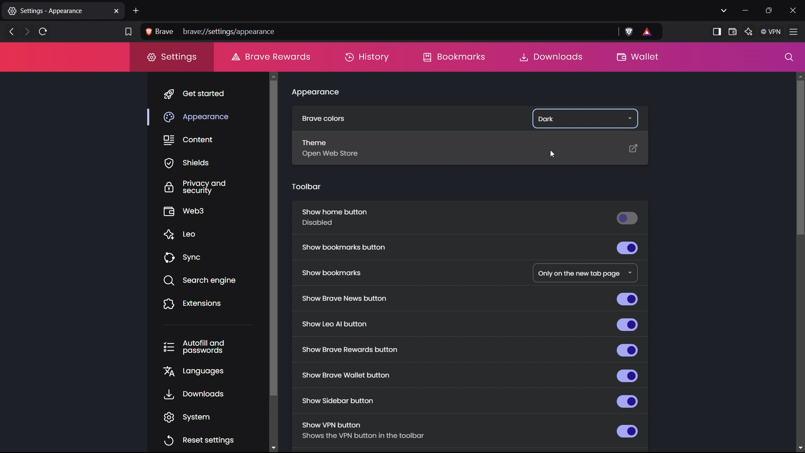 The image size is (805, 453). What do you see at coordinates (800, 447) in the screenshot?
I see `scroll down` at bounding box center [800, 447].